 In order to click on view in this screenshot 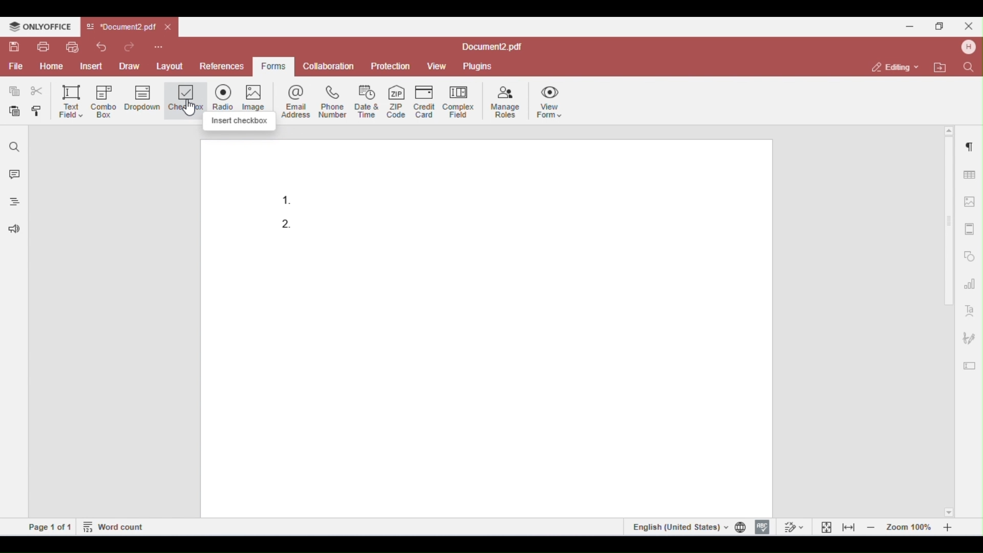, I will do `click(437, 67)`.